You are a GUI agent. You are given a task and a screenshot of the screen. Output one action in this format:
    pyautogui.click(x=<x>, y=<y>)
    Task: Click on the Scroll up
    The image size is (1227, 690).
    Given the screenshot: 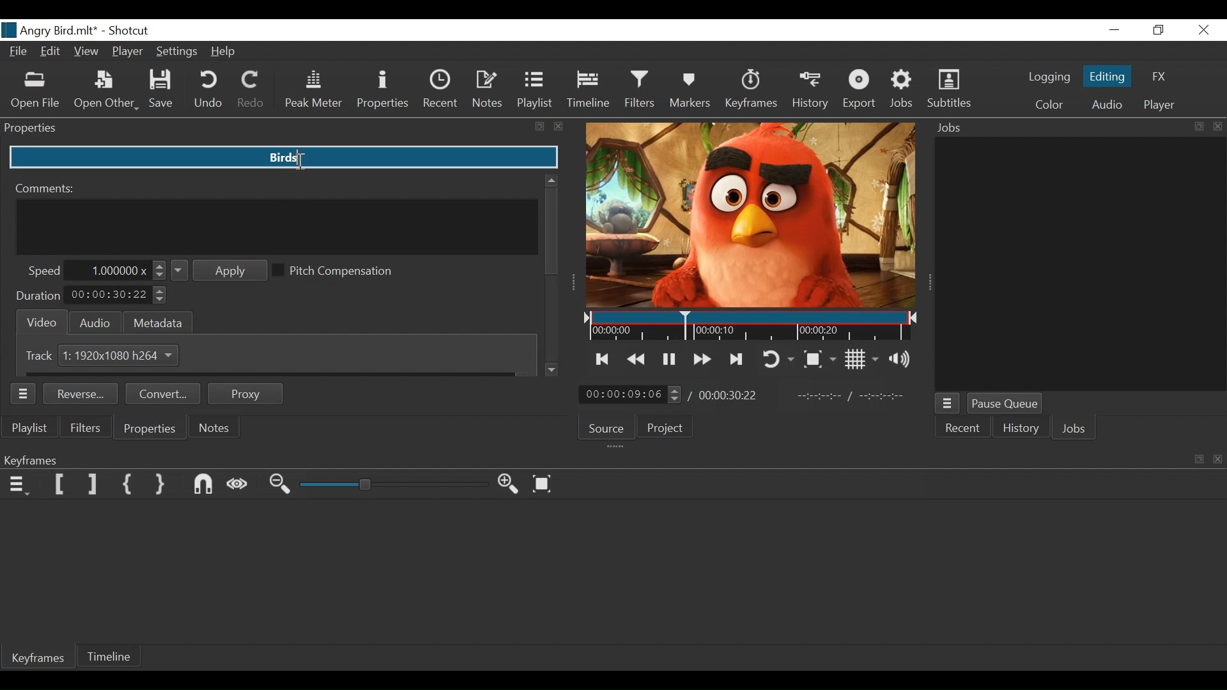 What is the action you would take?
    pyautogui.click(x=550, y=178)
    